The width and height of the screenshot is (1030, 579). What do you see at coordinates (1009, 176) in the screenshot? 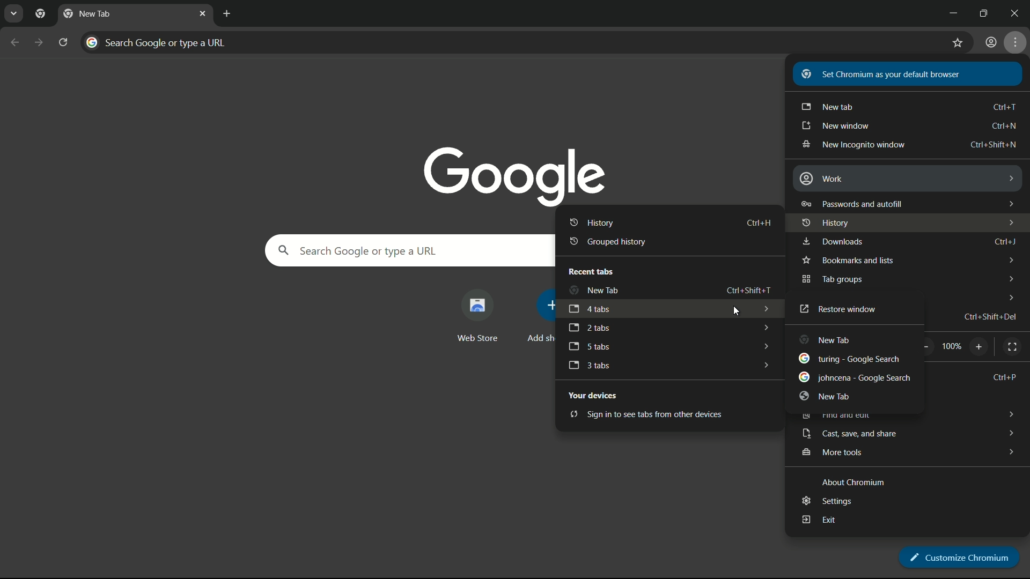
I see `dropdown arrows` at bounding box center [1009, 176].